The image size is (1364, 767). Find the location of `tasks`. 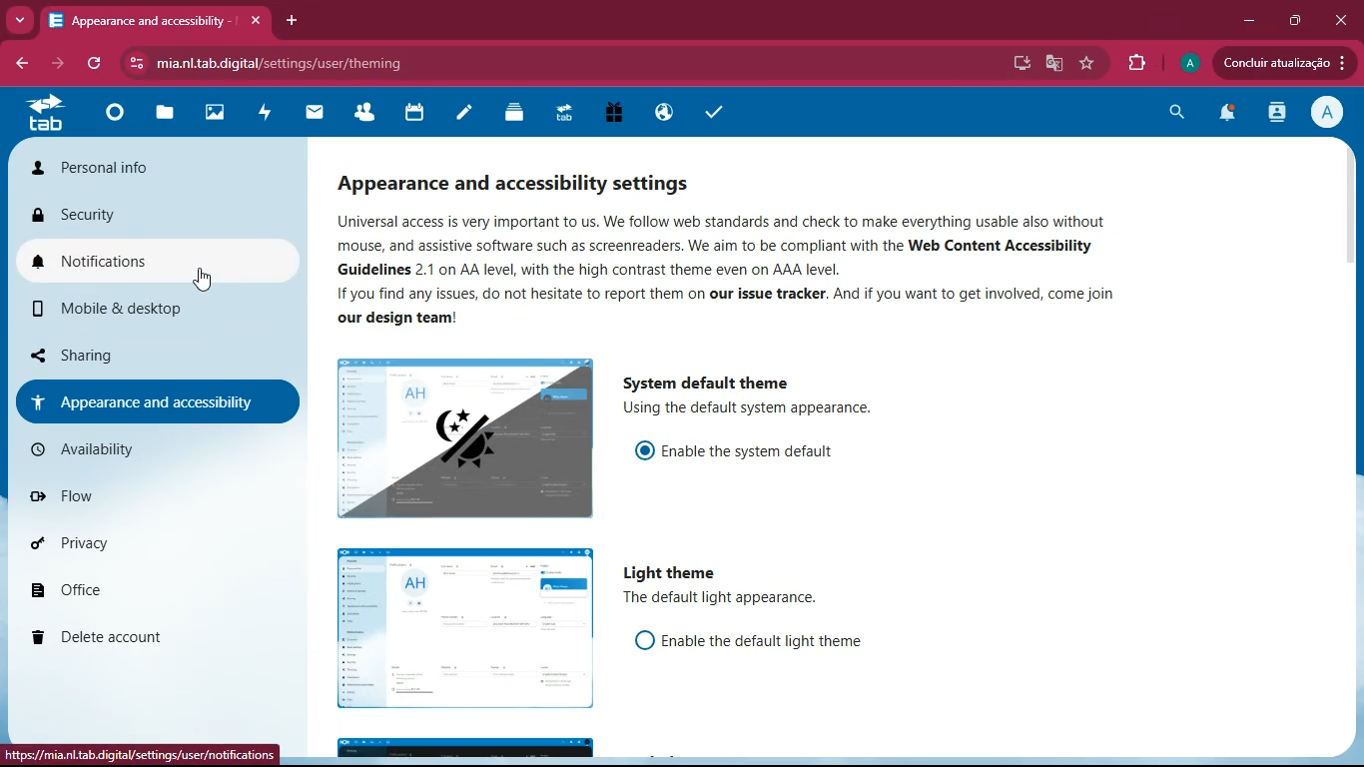

tasks is located at coordinates (717, 114).